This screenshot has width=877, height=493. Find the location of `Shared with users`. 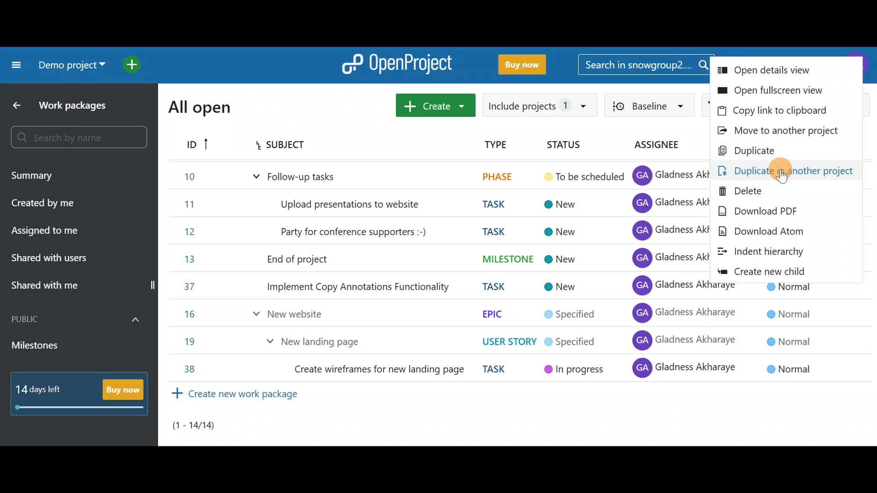

Shared with users is located at coordinates (72, 258).